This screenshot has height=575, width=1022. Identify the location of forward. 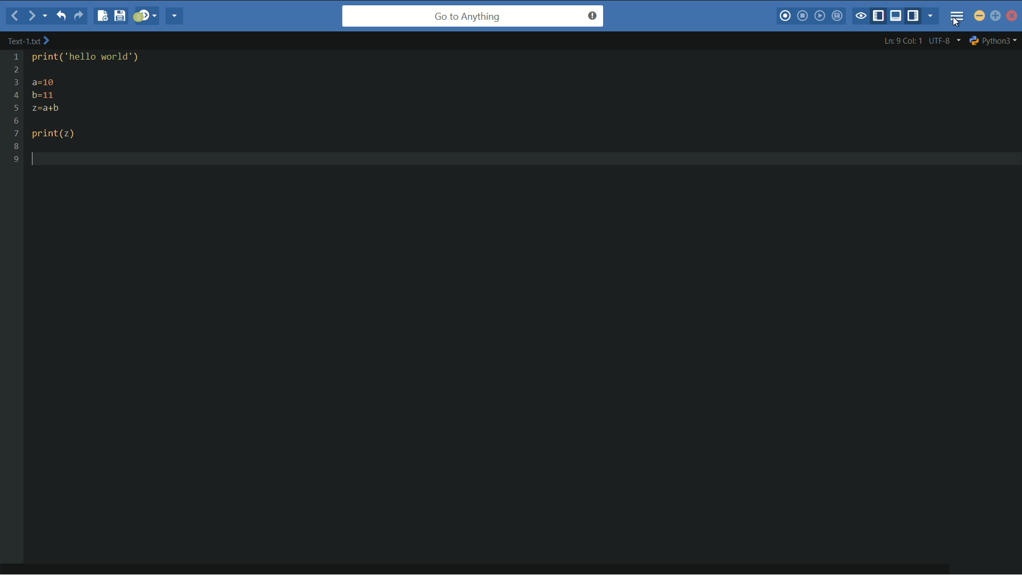
(30, 15).